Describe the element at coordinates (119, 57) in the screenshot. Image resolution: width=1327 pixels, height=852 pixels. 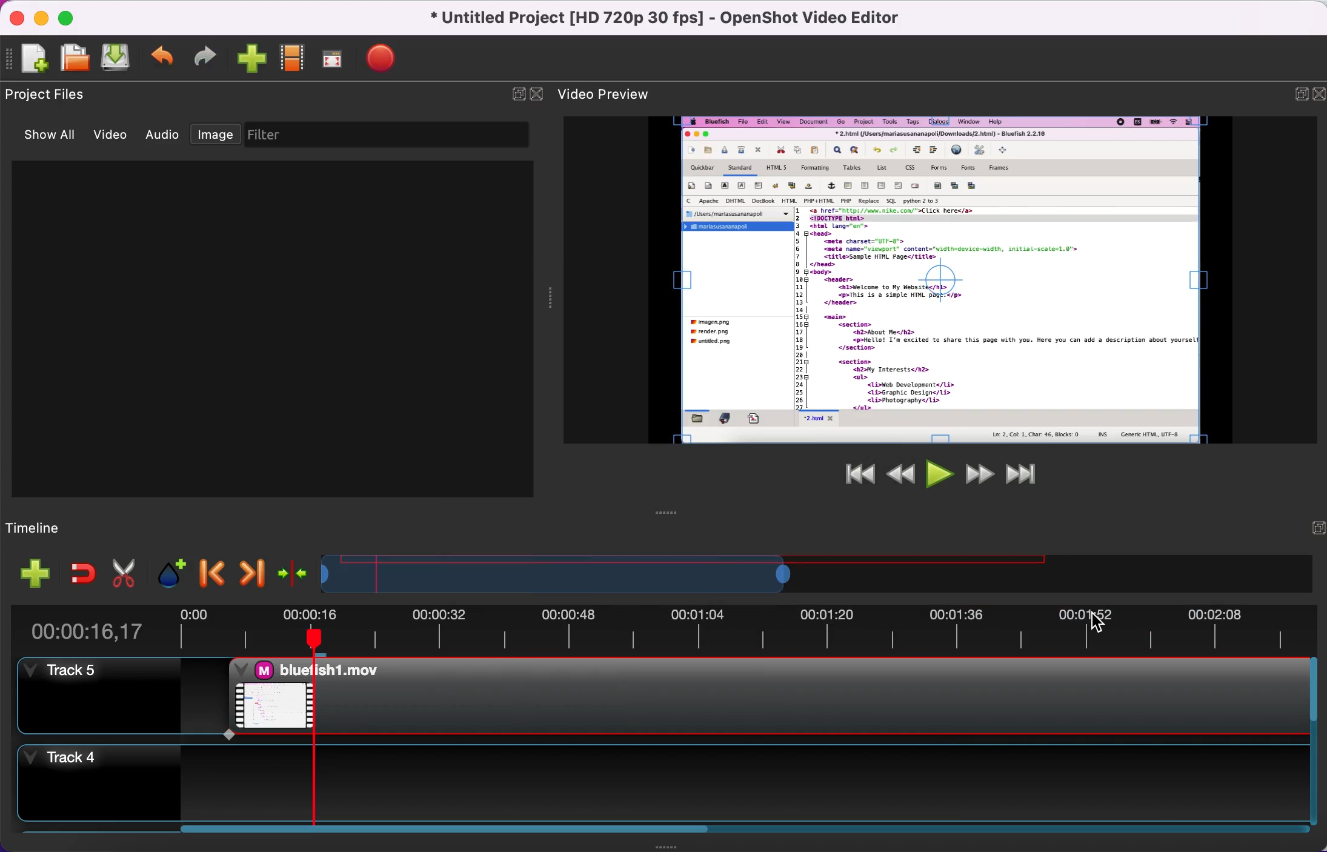
I see `save project` at that location.